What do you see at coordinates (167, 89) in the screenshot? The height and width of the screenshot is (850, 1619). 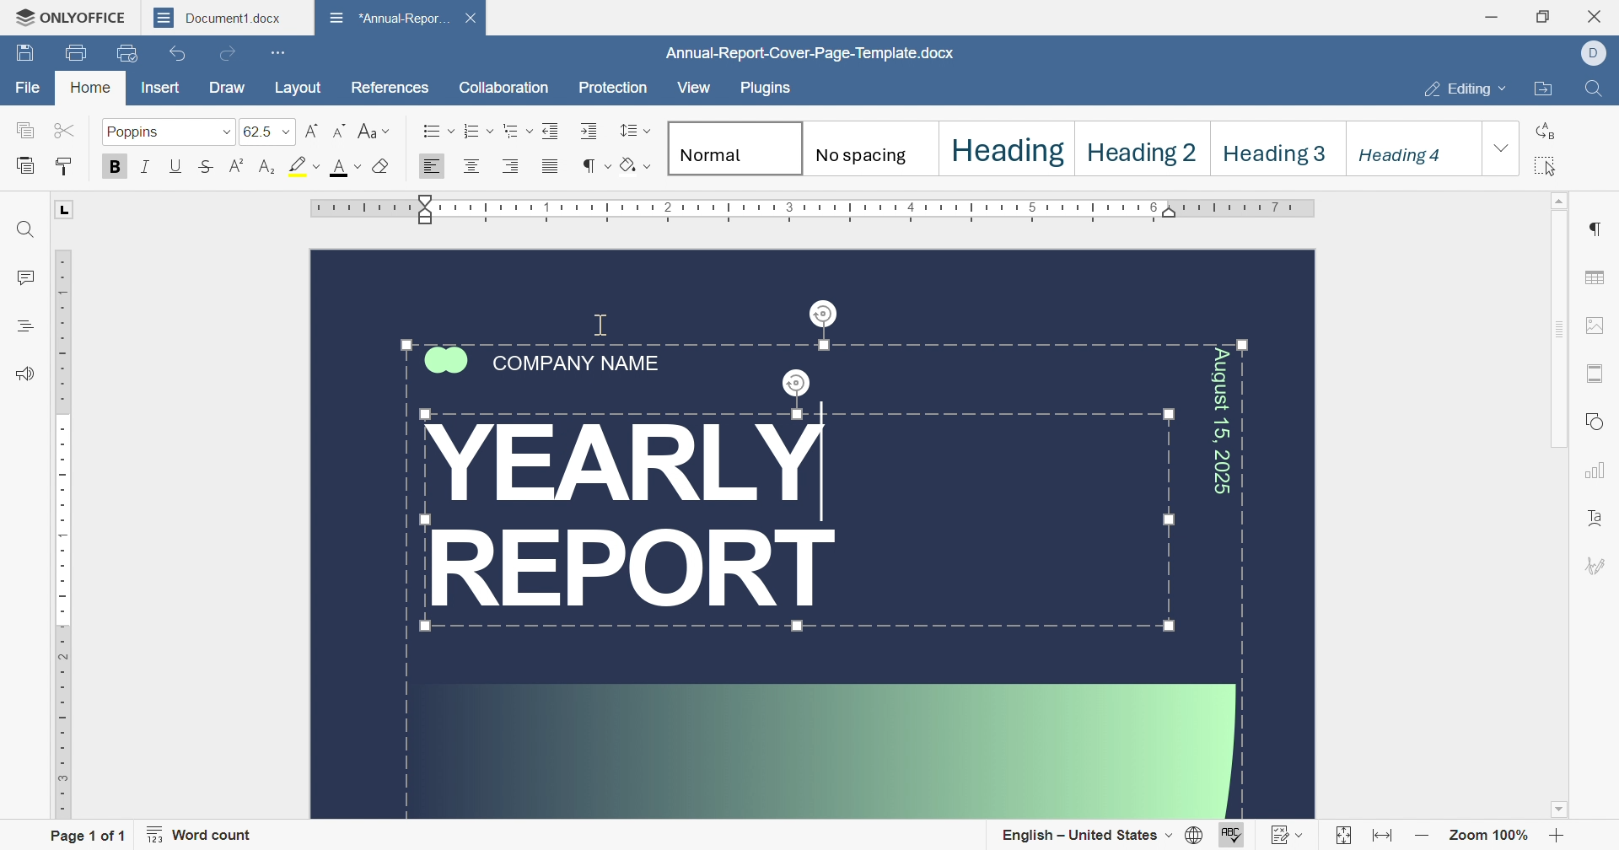 I see `insert` at bounding box center [167, 89].